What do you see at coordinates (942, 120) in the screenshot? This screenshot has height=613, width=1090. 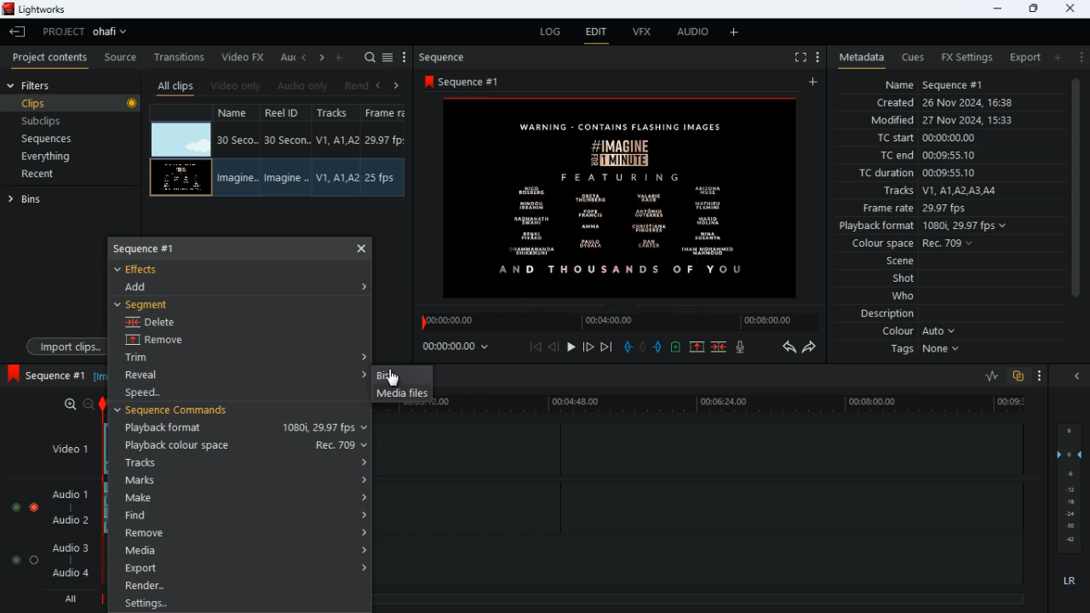 I see `modified` at bounding box center [942, 120].